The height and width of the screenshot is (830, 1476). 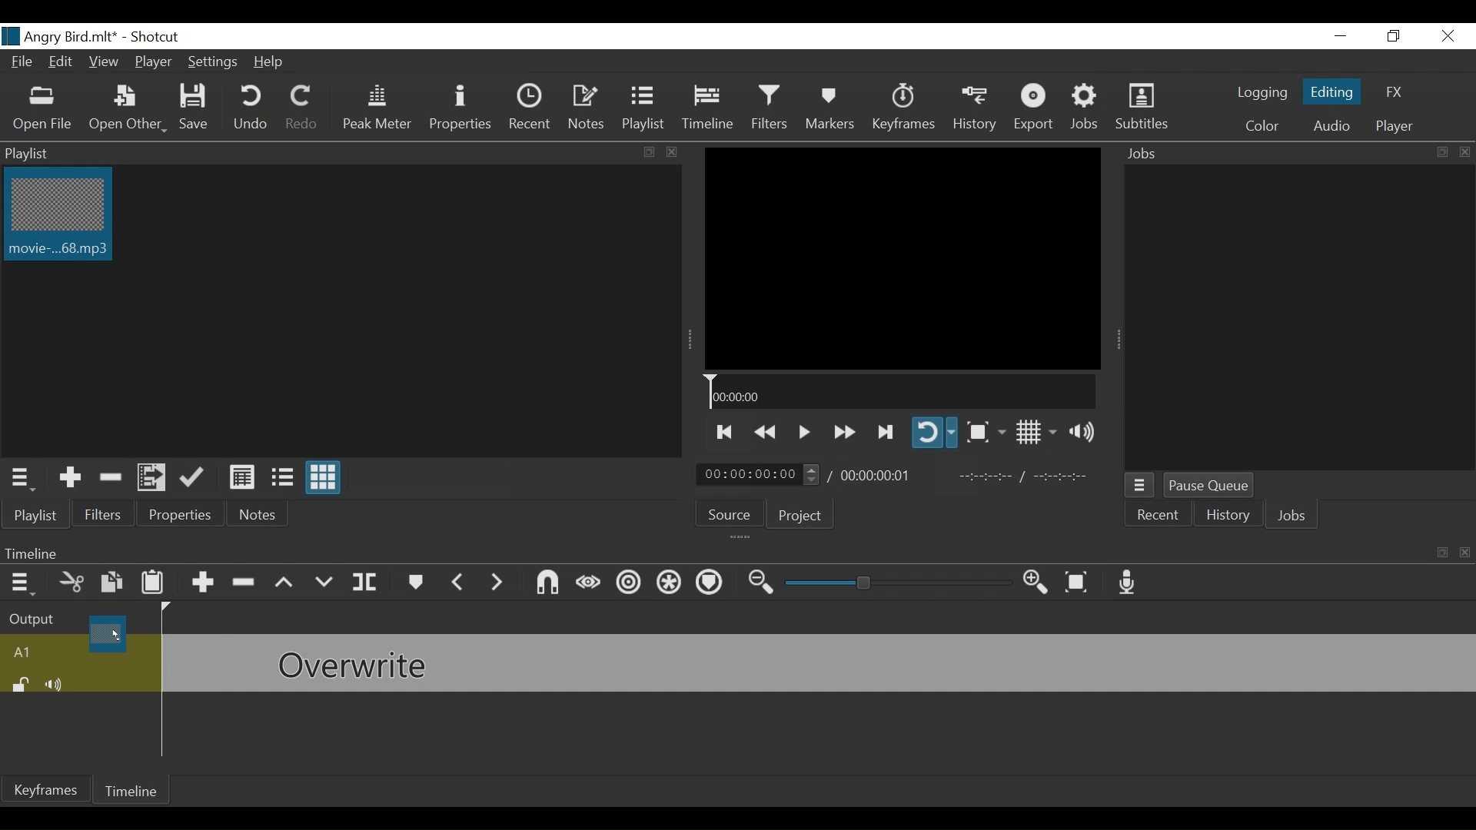 I want to click on Pause Queue, so click(x=1209, y=485).